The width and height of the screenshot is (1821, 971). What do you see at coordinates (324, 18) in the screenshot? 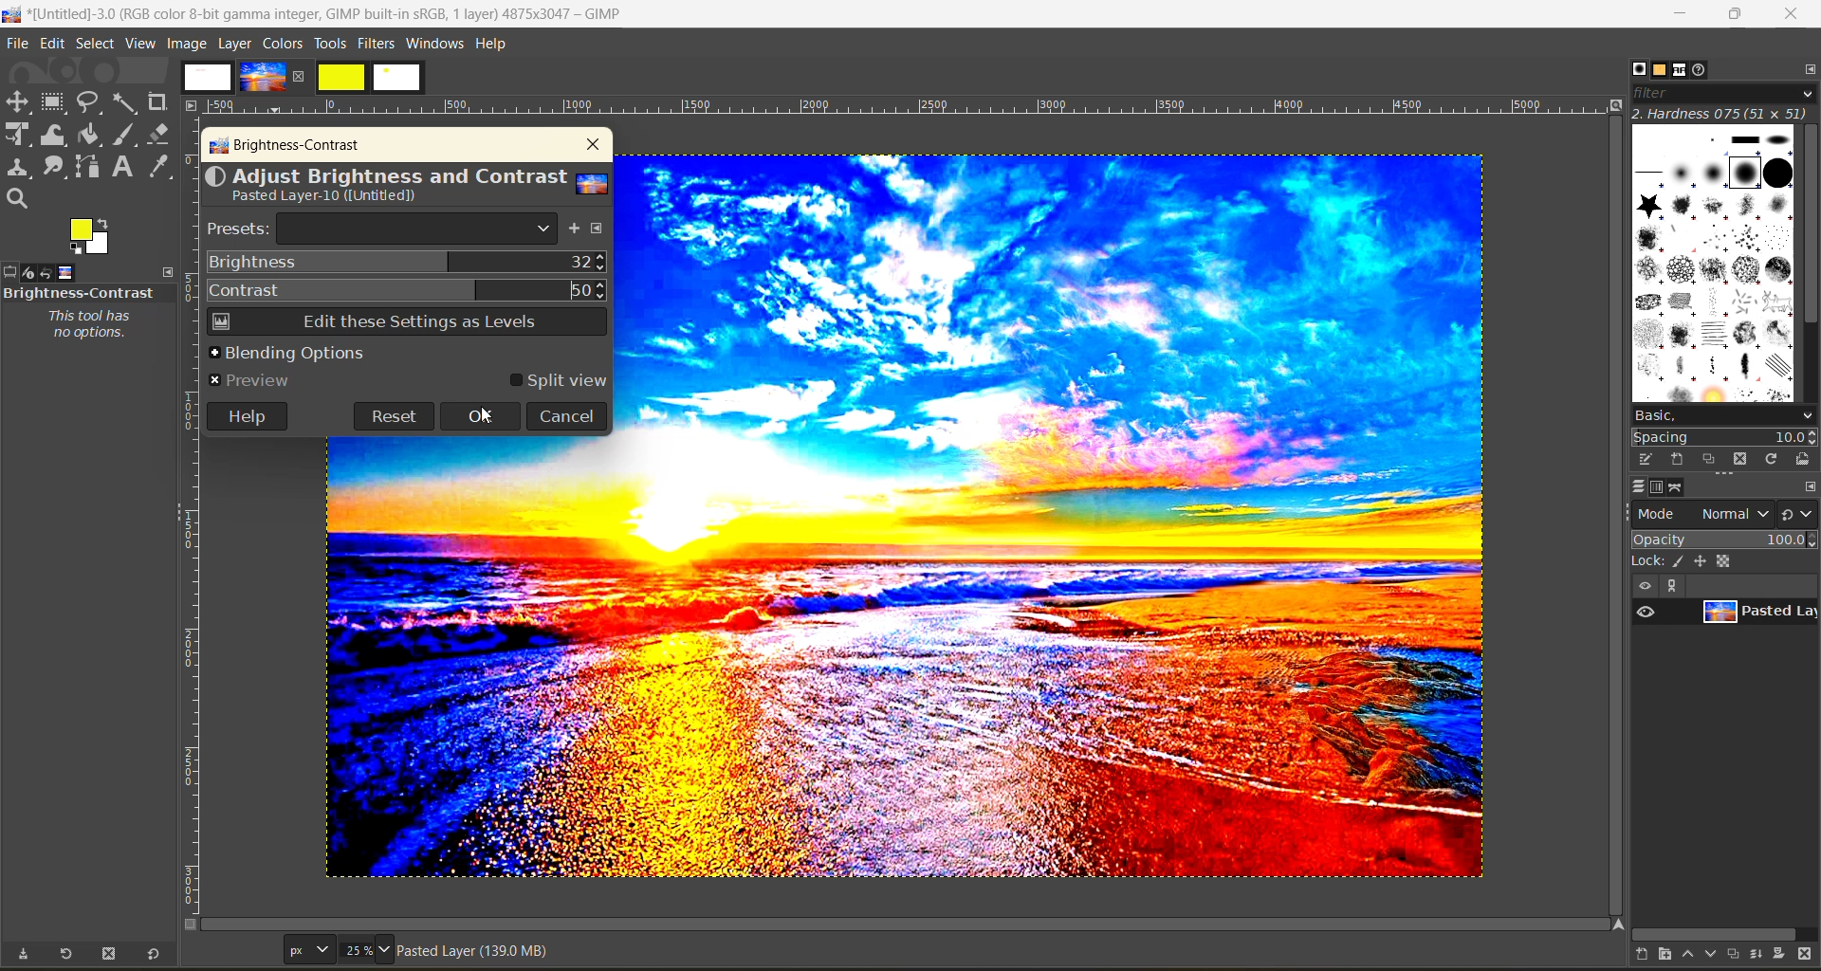
I see `file name and app title` at bounding box center [324, 18].